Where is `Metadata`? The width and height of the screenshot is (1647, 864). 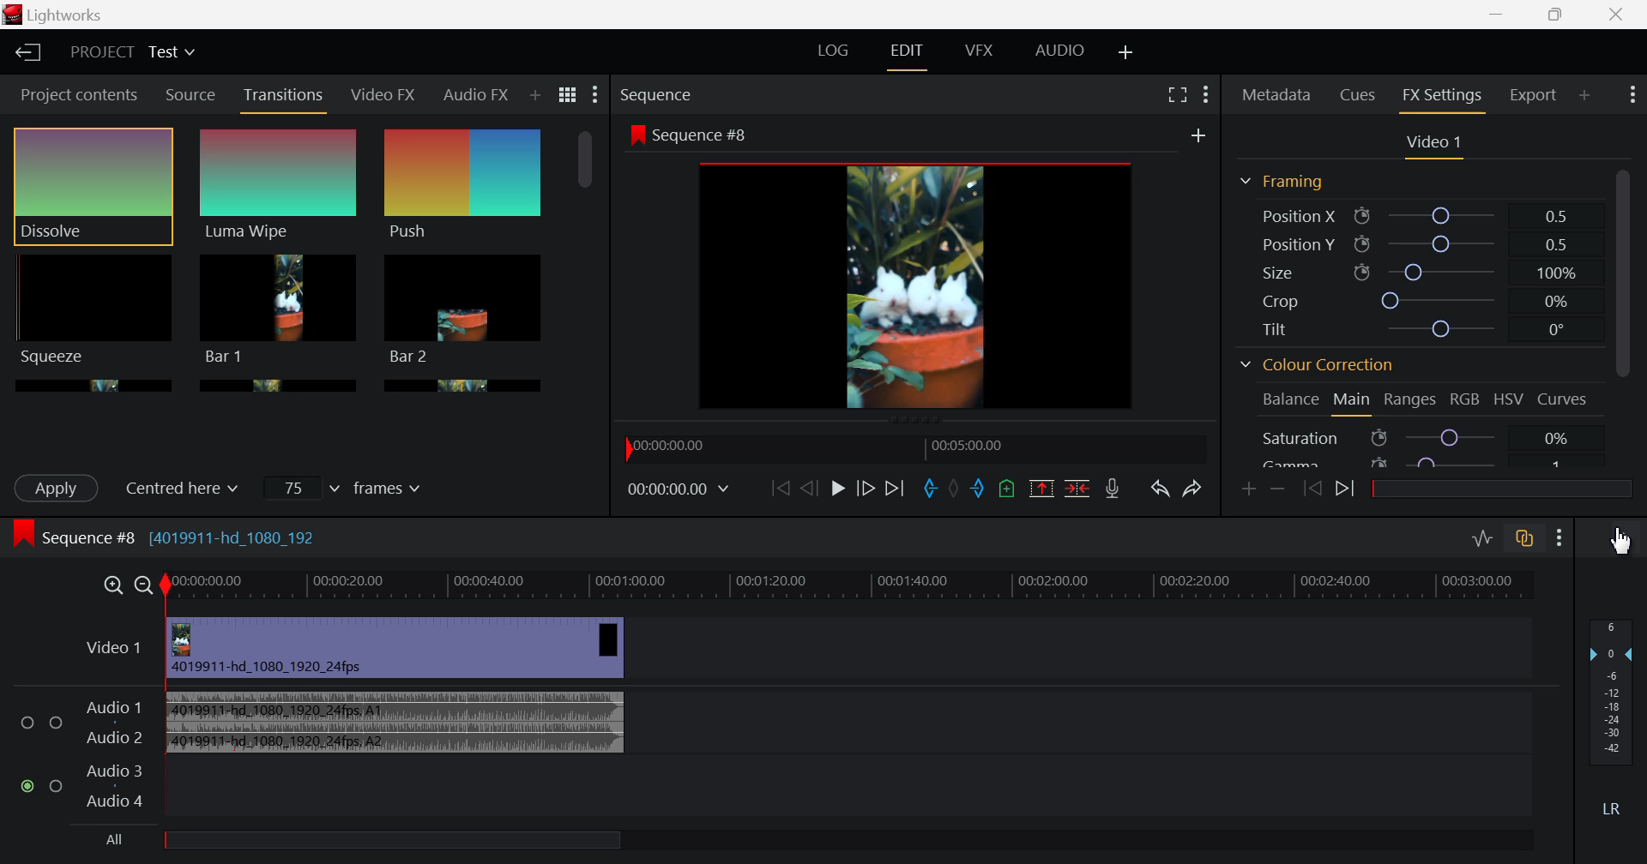 Metadata is located at coordinates (1276, 94).